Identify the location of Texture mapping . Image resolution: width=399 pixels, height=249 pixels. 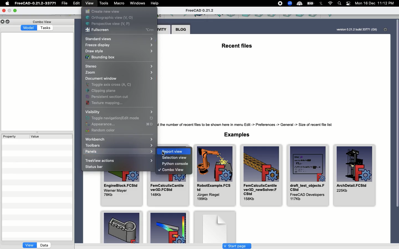
(106, 103).